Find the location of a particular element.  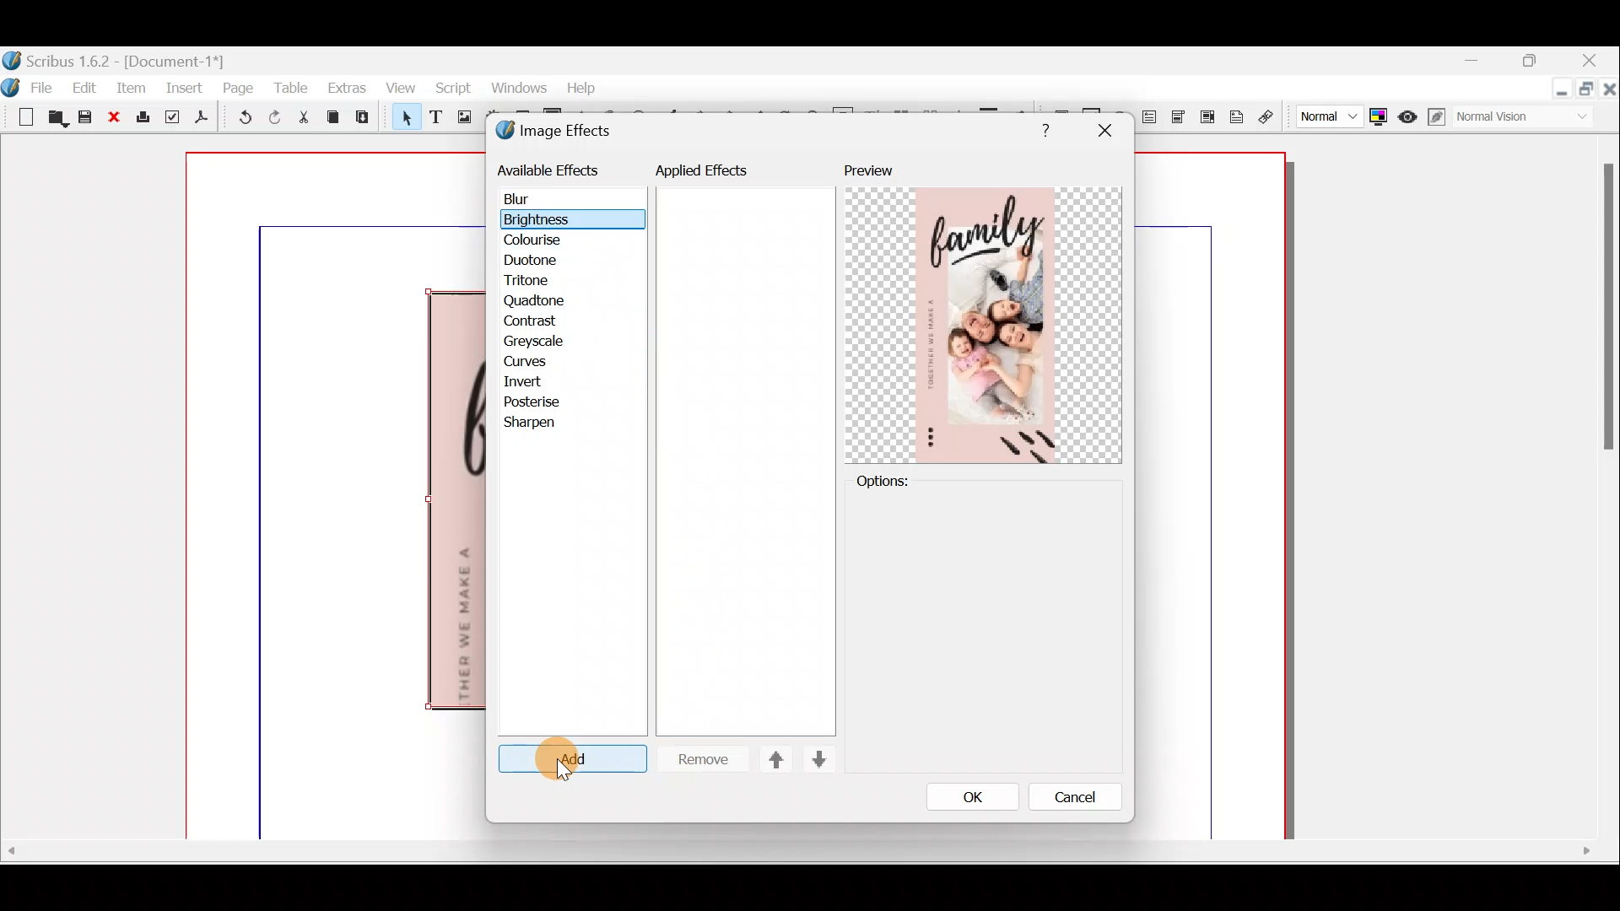

Script is located at coordinates (452, 90).